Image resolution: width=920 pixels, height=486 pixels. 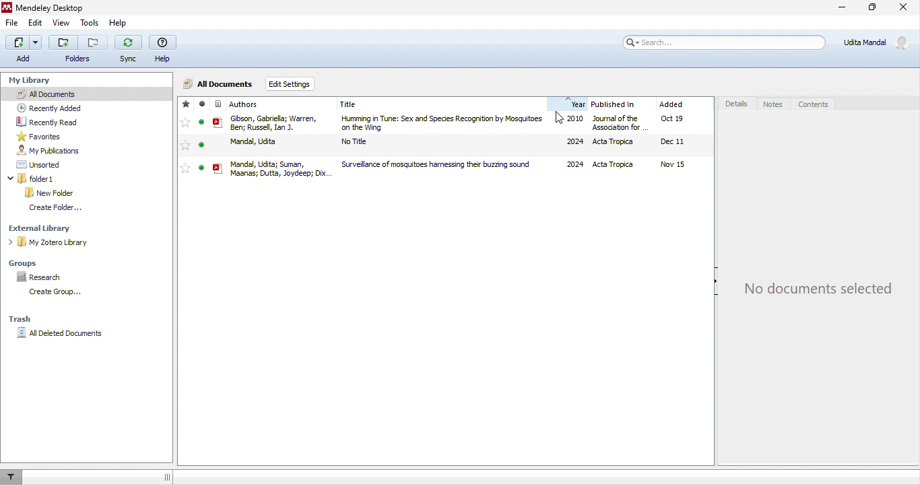 What do you see at coordinates (51, 293) in the screenshot?
I see `create group` at bounding box center [51, 293].